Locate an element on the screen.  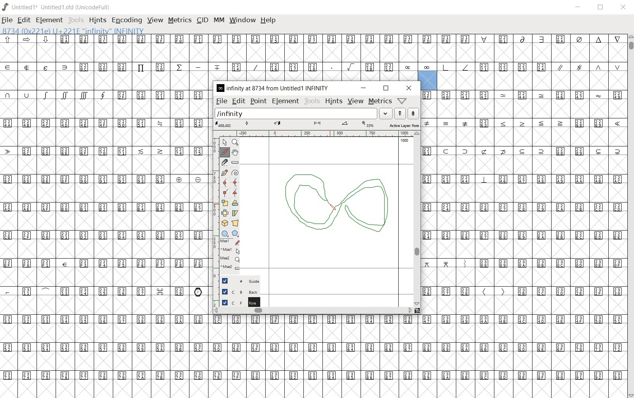
cut splines in two is located at coordinates (224, 161).